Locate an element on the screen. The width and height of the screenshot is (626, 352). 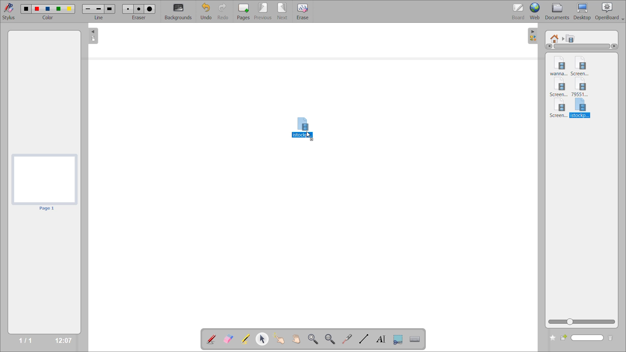
openboard is located at coordinates (611, 10).